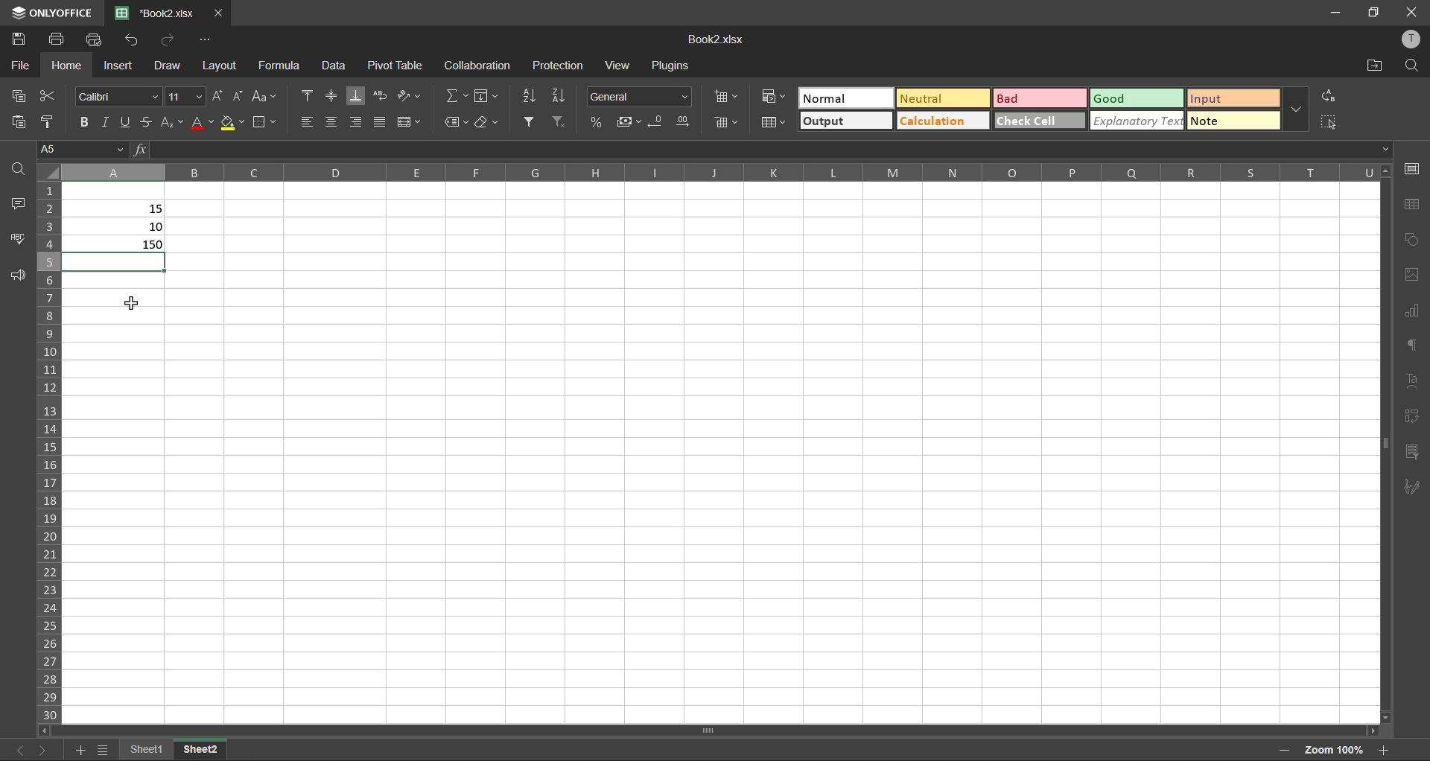  What do you see at coordinates (476, 66) in the screenshot?
I see `collaboration` at bounding box center [476, 66].